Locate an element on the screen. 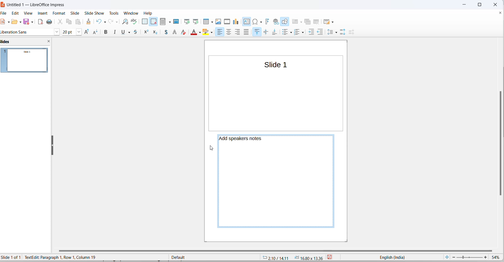  copy is located at coordinates (69, 22).